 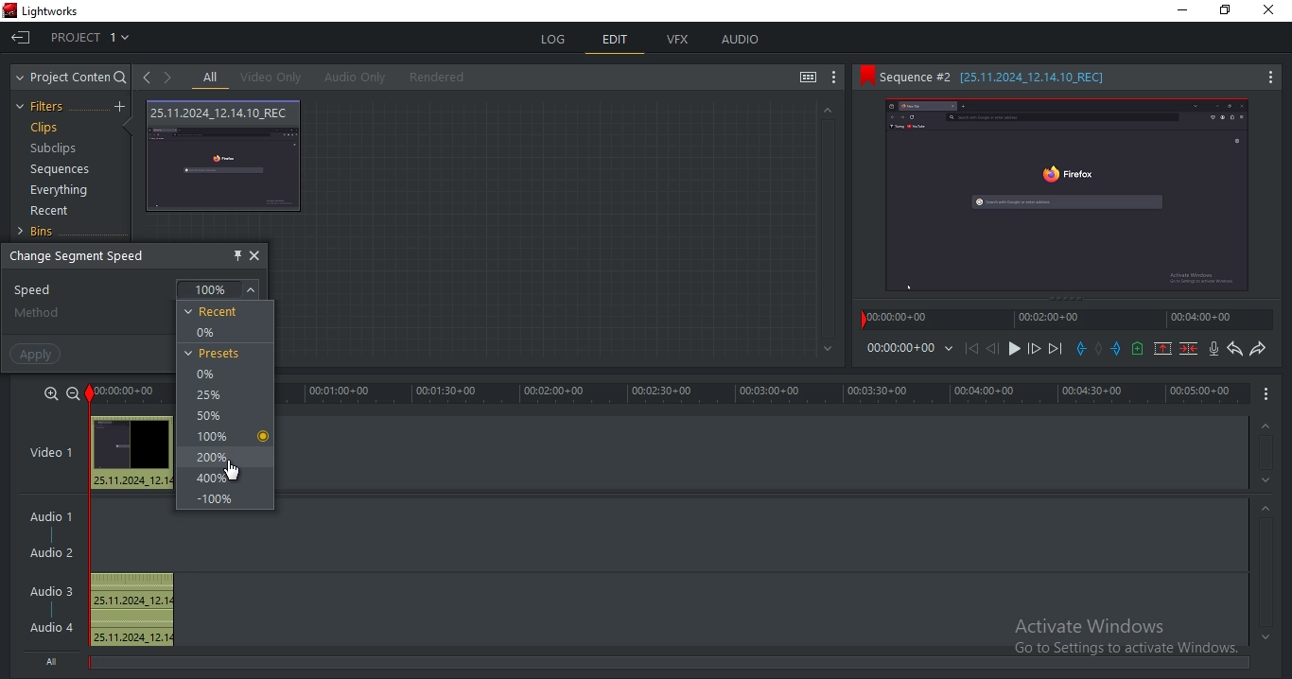 I want to click on log, so click(x=554, y=37).